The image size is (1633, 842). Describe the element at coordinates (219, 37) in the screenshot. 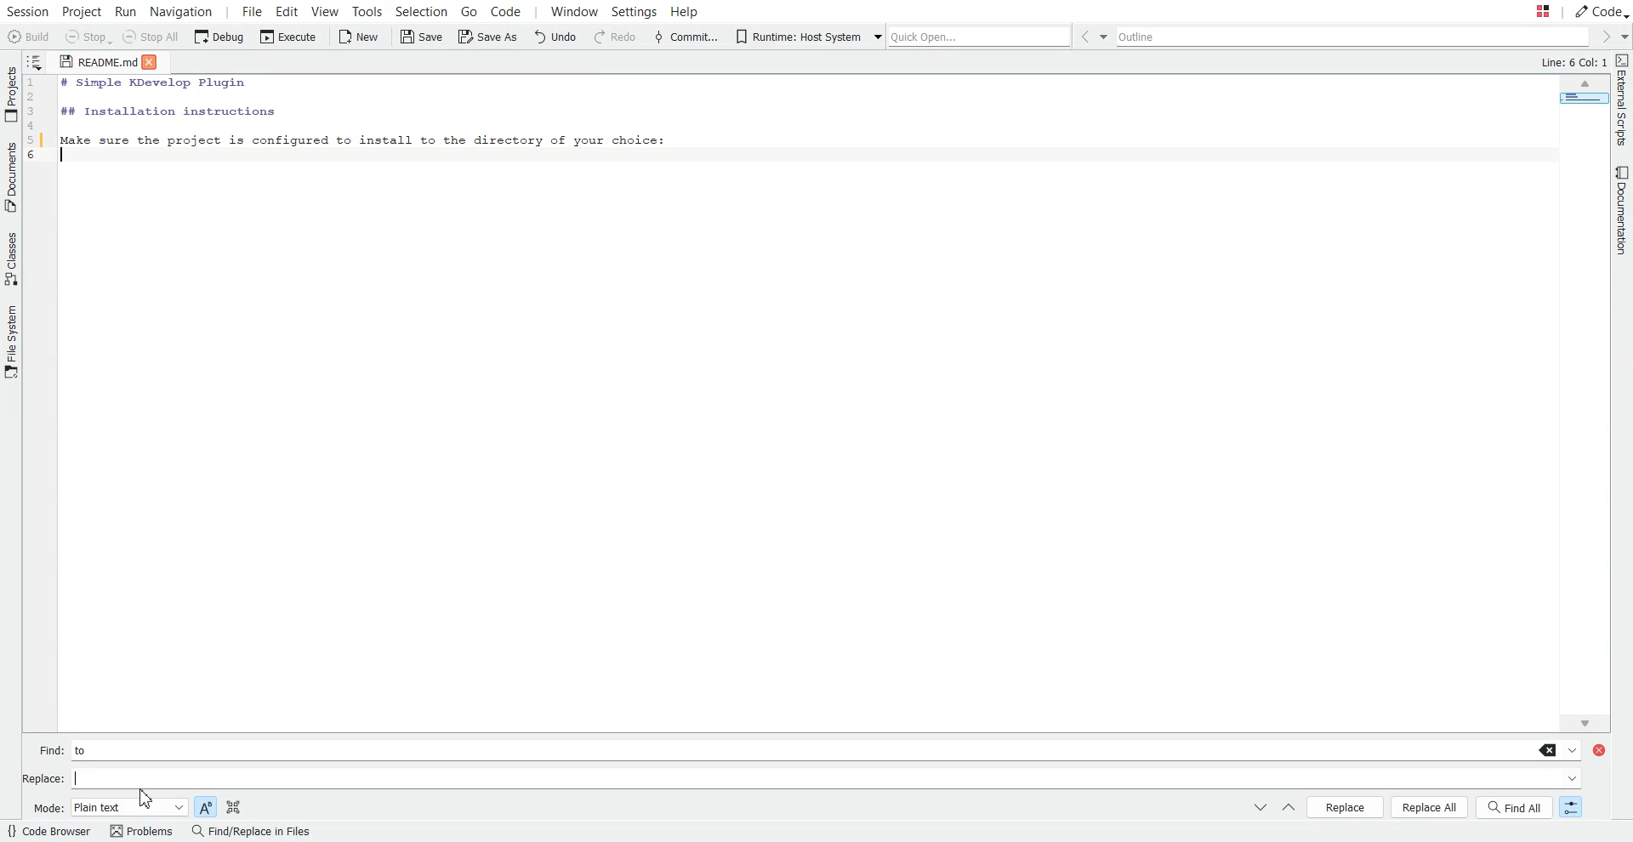

I see `Debug` at that location.